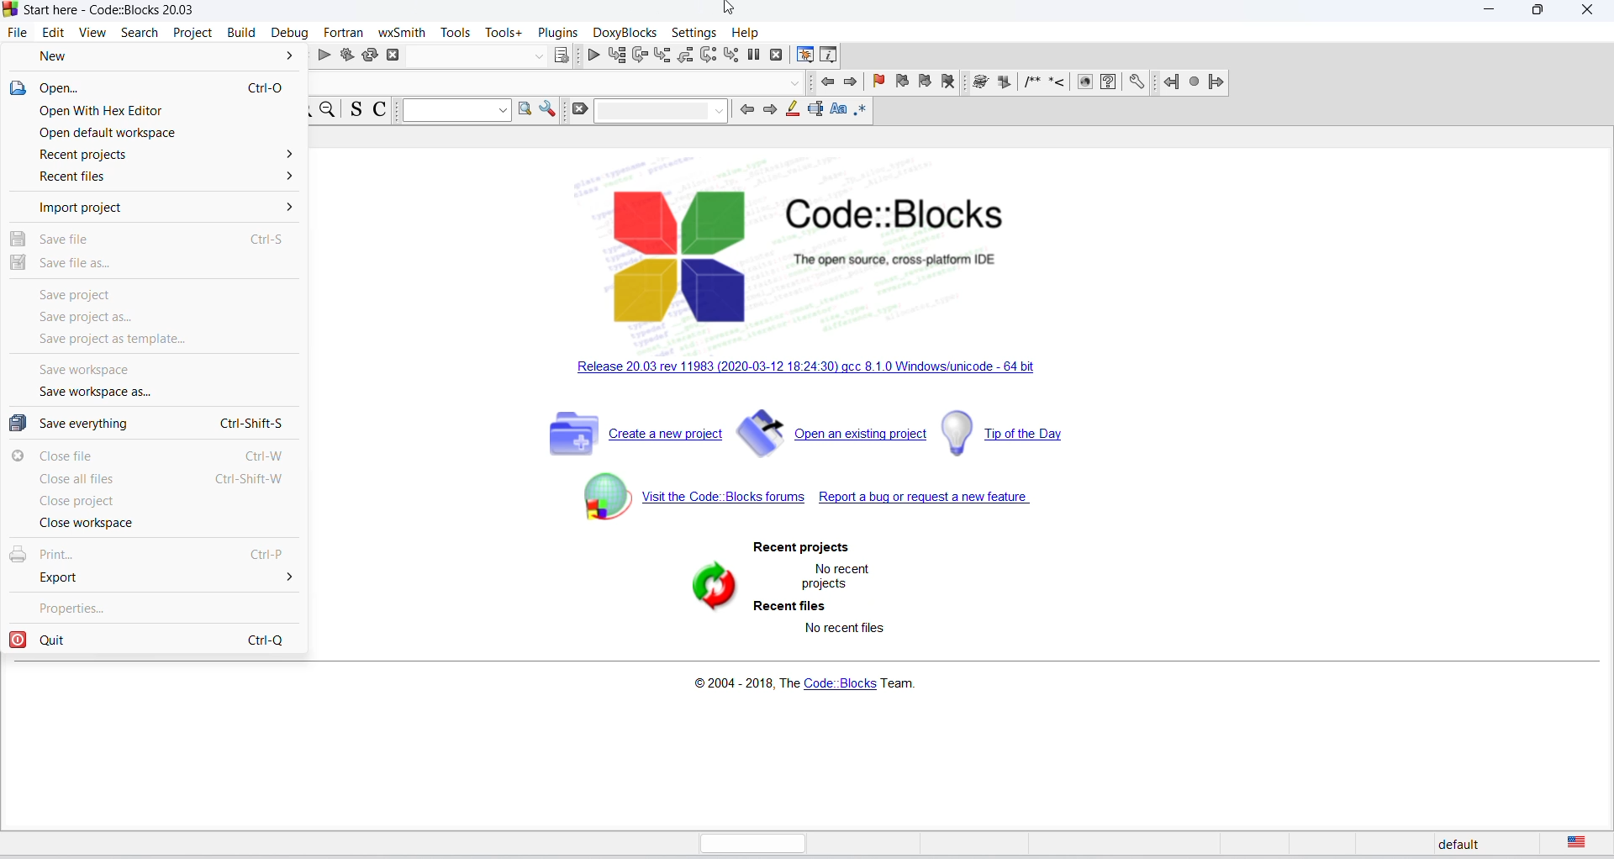  What do you see at coordinates (152, 395) in the screenshot?
I see `save workspace as` at bounding box center [152, 395].